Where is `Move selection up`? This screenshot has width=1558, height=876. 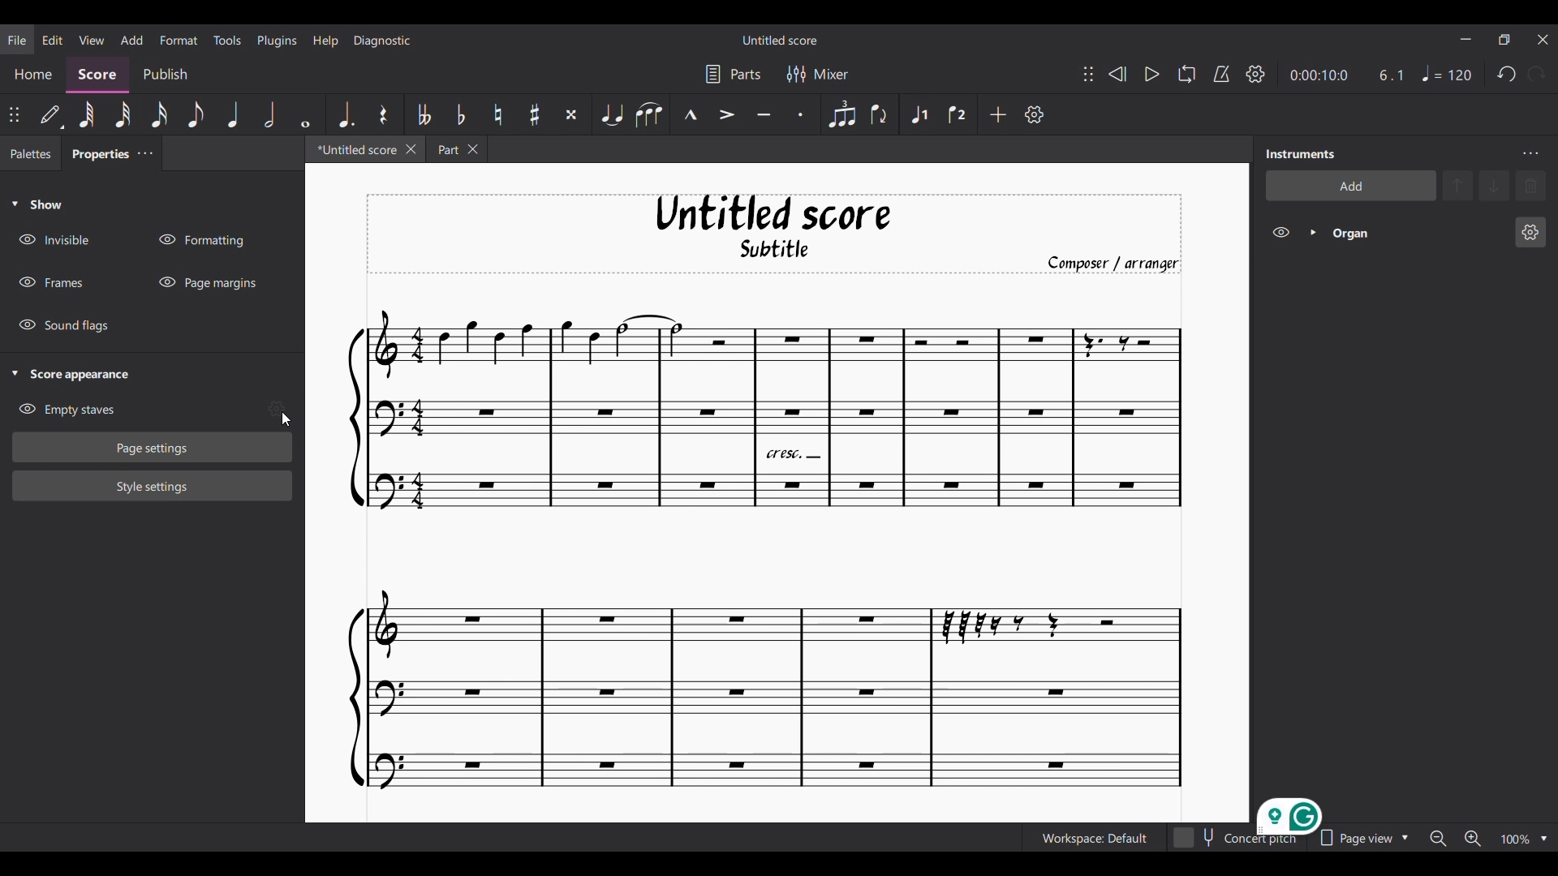 Move selection up is located at coordinates (1457, 185).